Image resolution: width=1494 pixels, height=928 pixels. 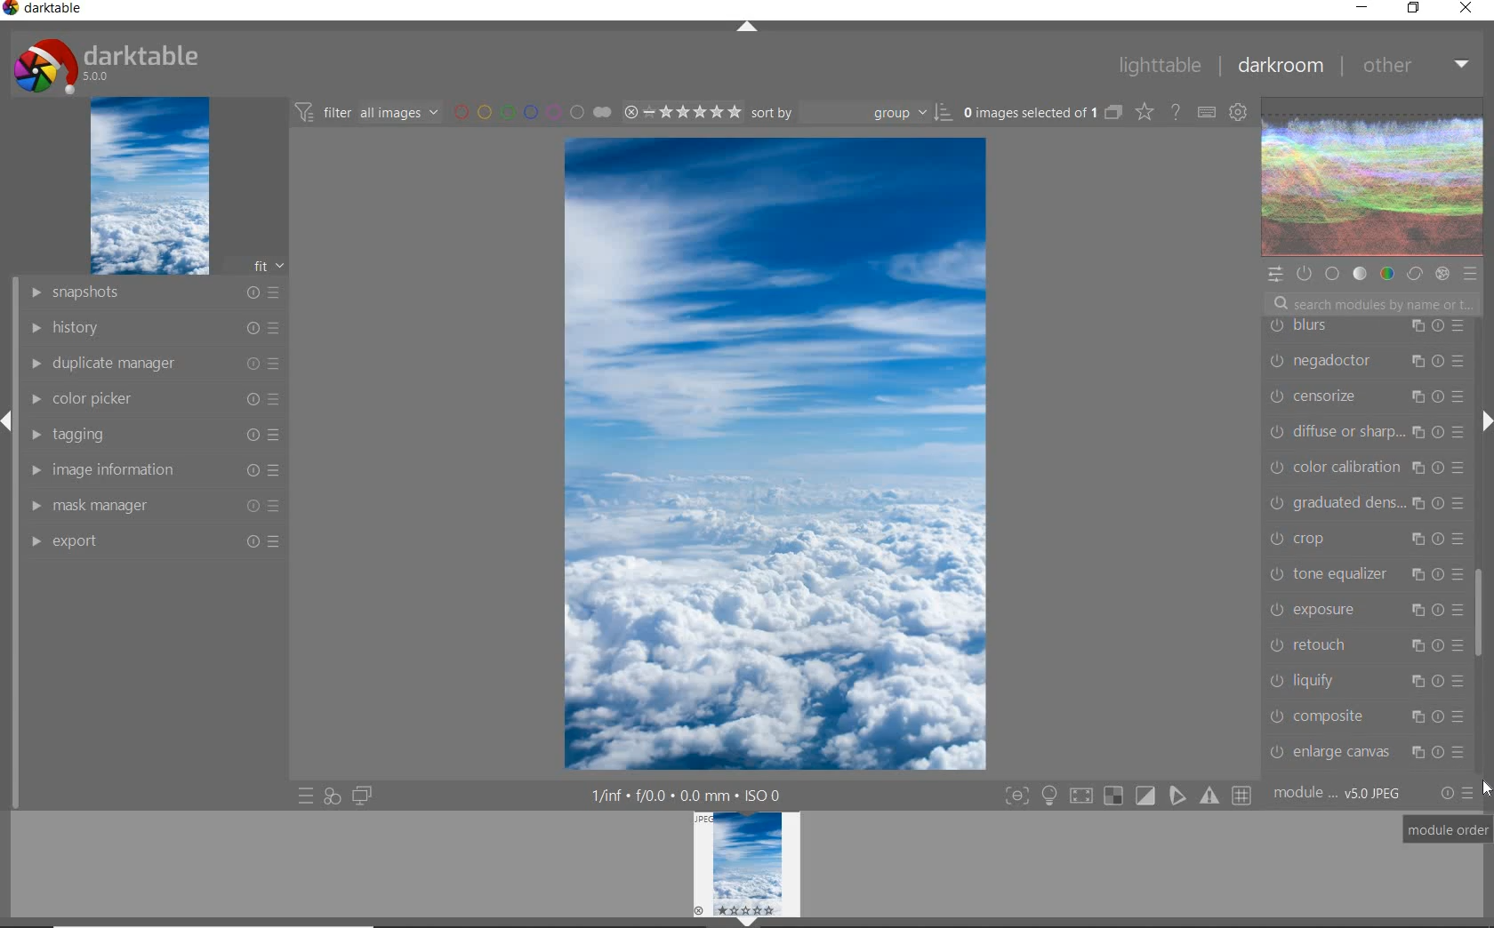 I want to click on Next, so click(x=1485, y=421).